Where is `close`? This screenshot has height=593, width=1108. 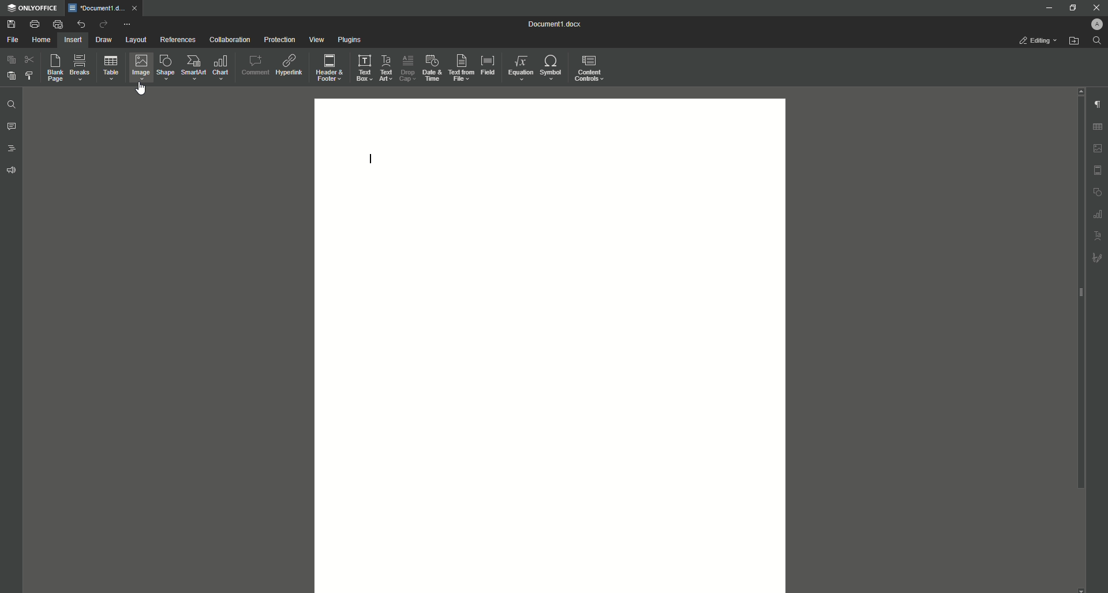 close is located at coordinates (135, 7).